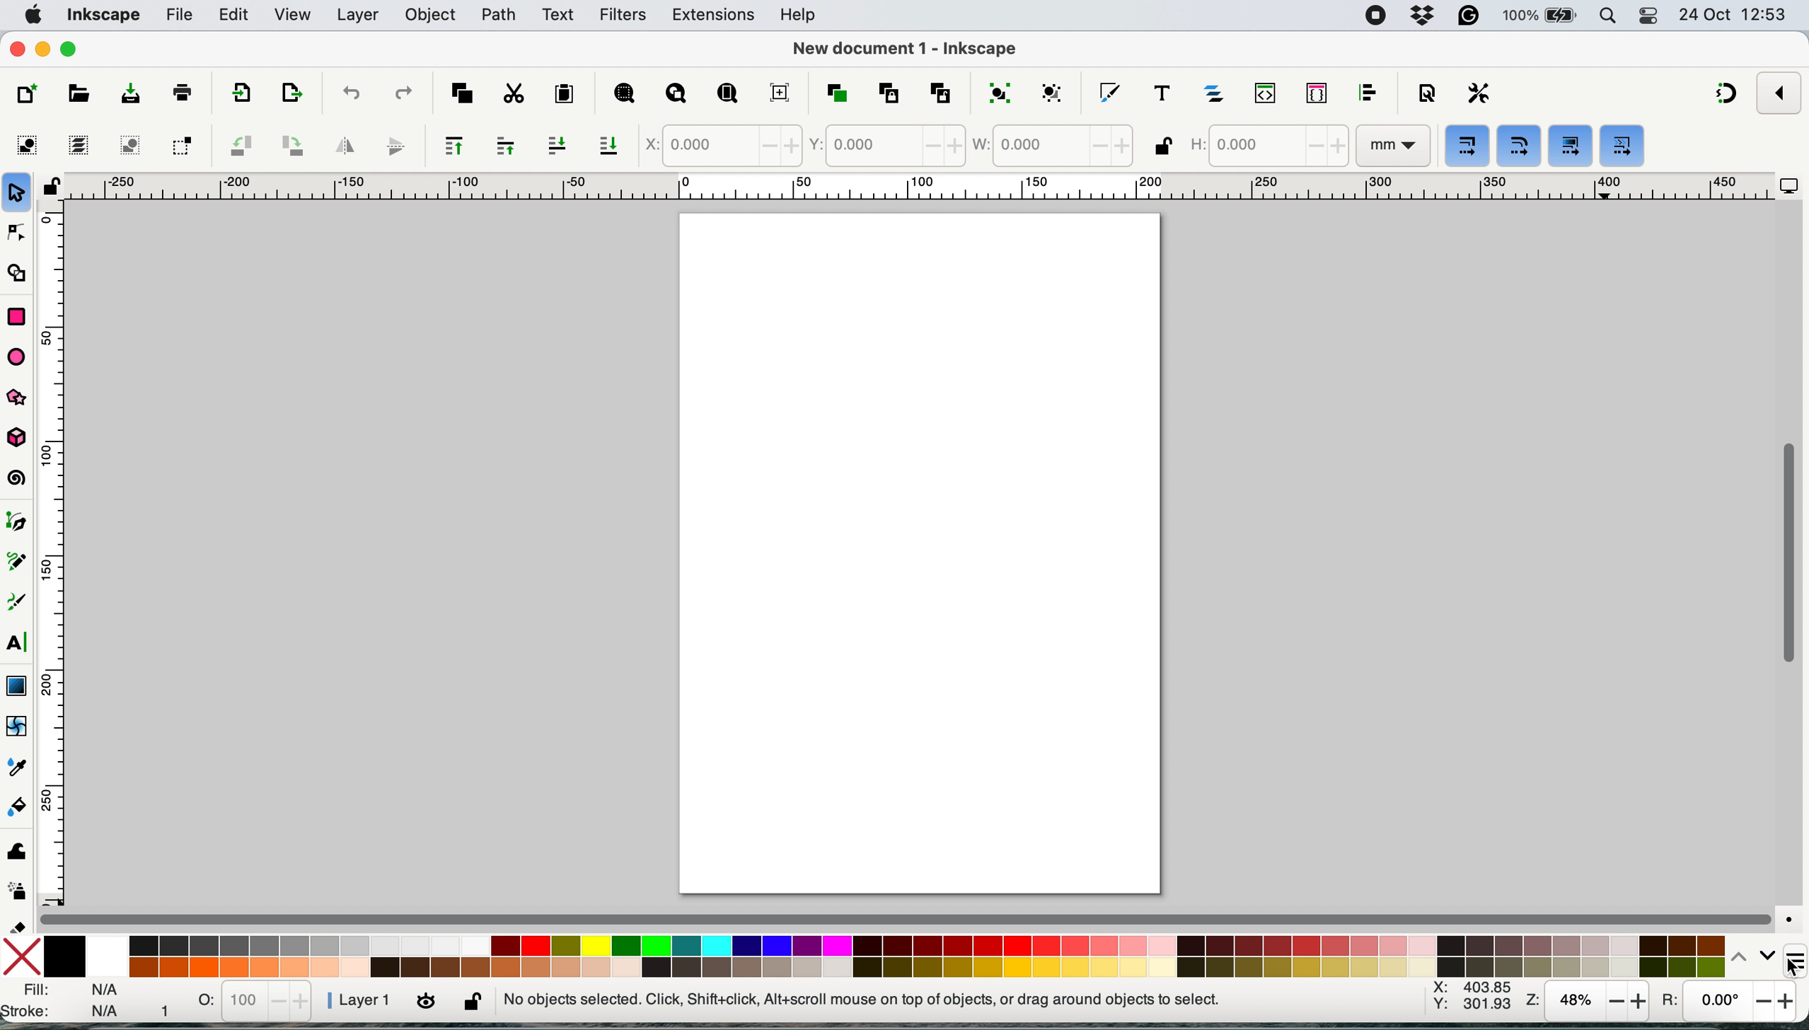  Describe the element at coordinates (54, 553) in the screenshot. I see `vertical scale` at that location.